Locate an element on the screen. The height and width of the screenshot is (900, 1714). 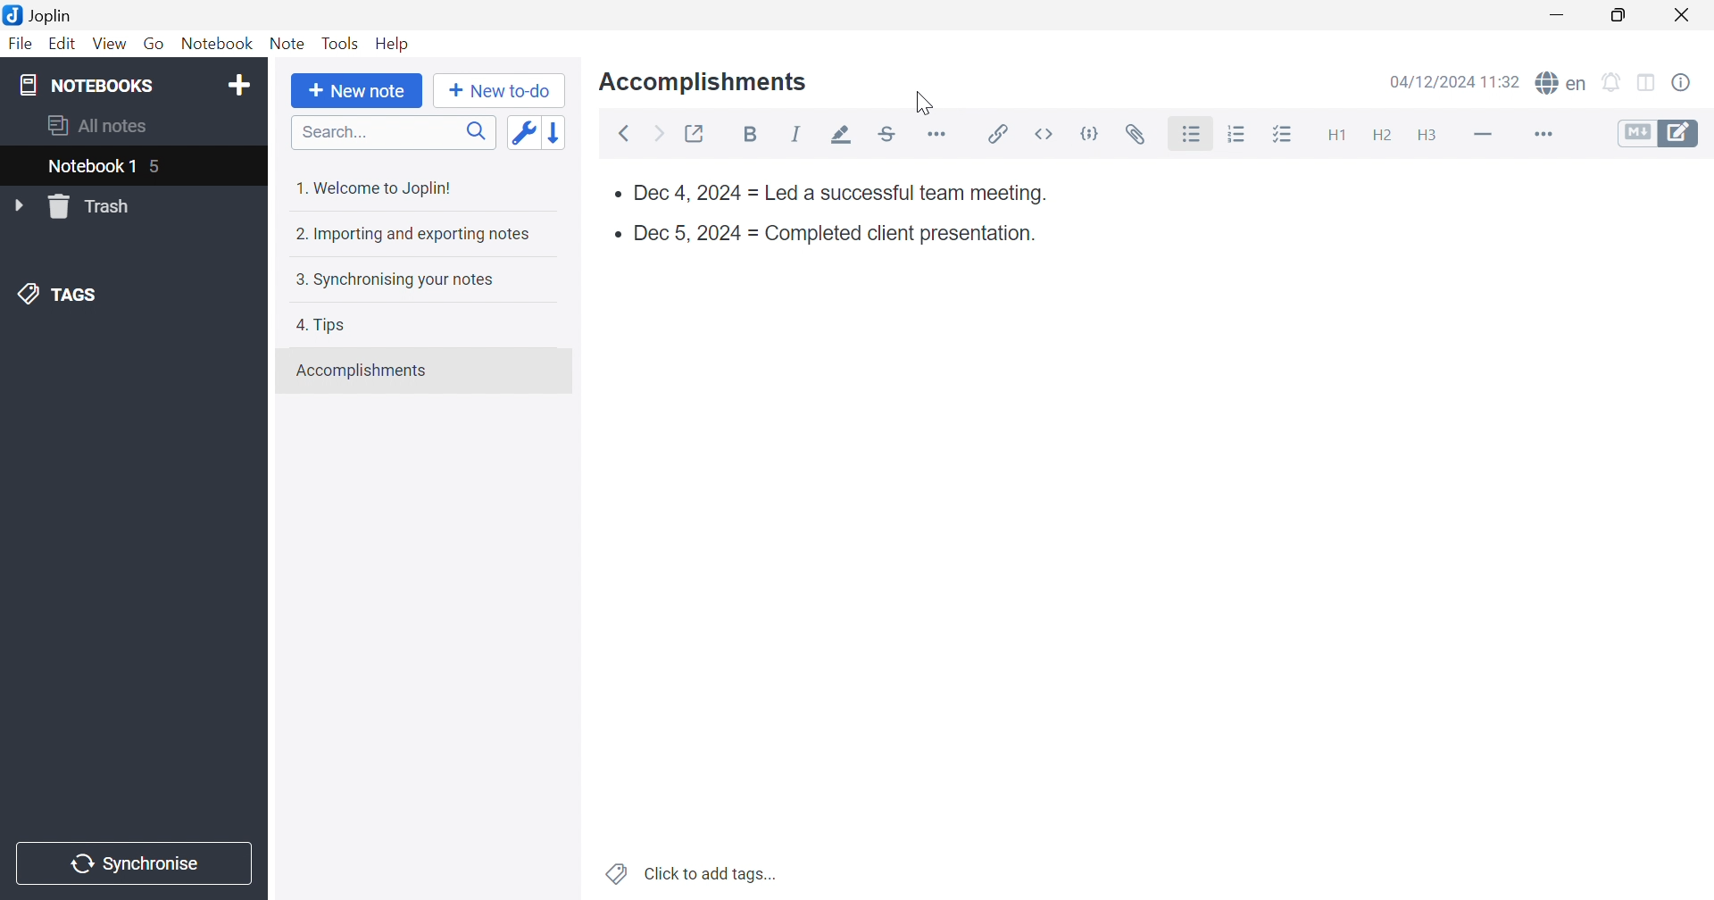
Edit is located at coordinates (65, 46).